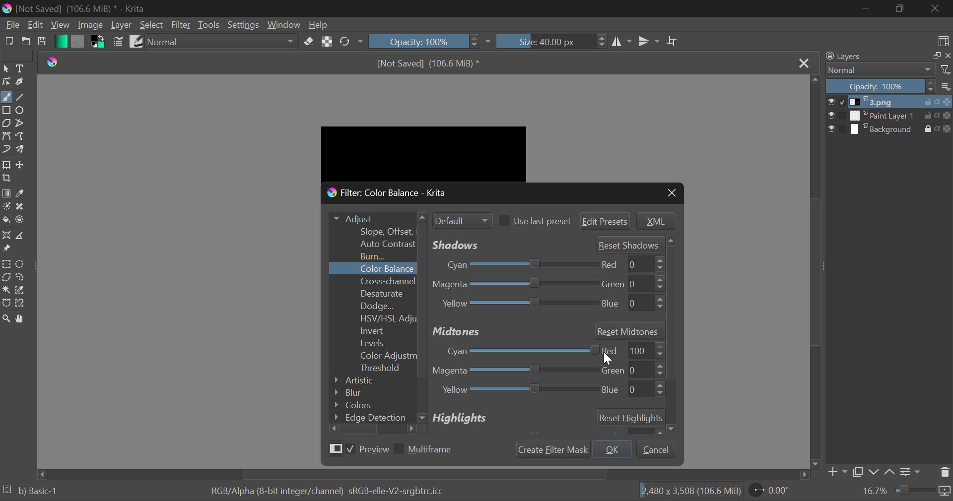 The image size is (953, 501). I want to click on options, so click(945, 86).